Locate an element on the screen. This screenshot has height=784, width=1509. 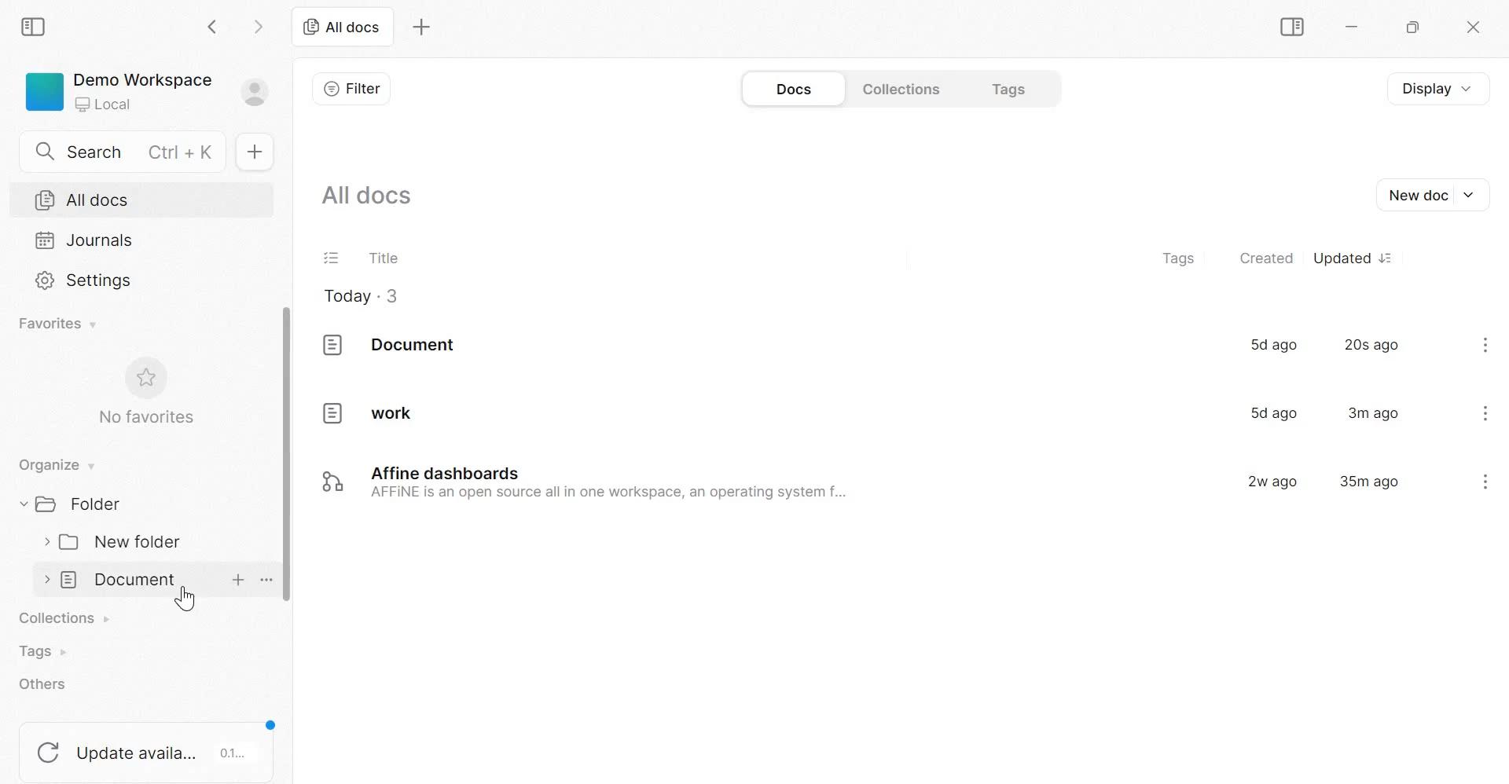
No favorites is located at coordinates (145, 394).